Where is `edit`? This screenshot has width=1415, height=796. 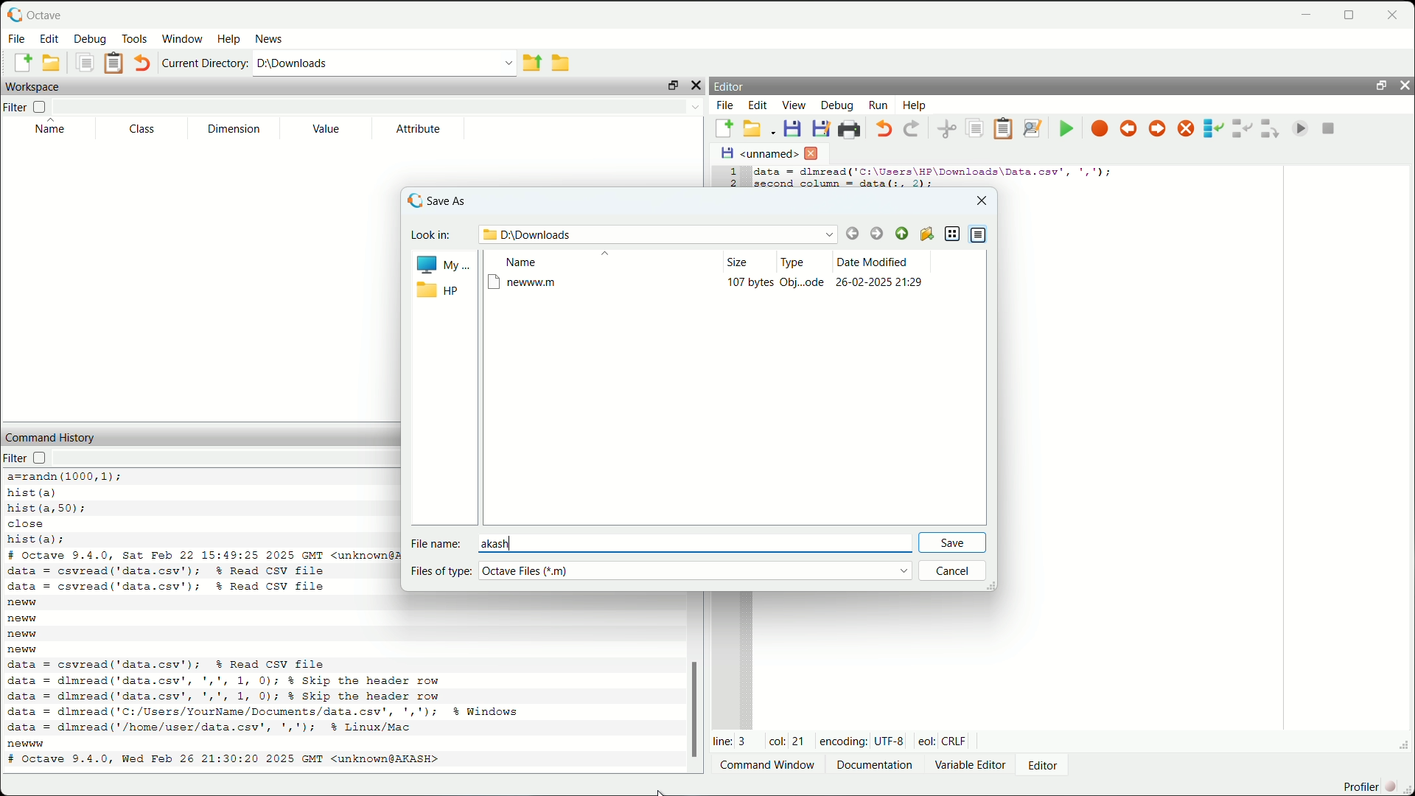
edit is located at coordinates (49, 38).